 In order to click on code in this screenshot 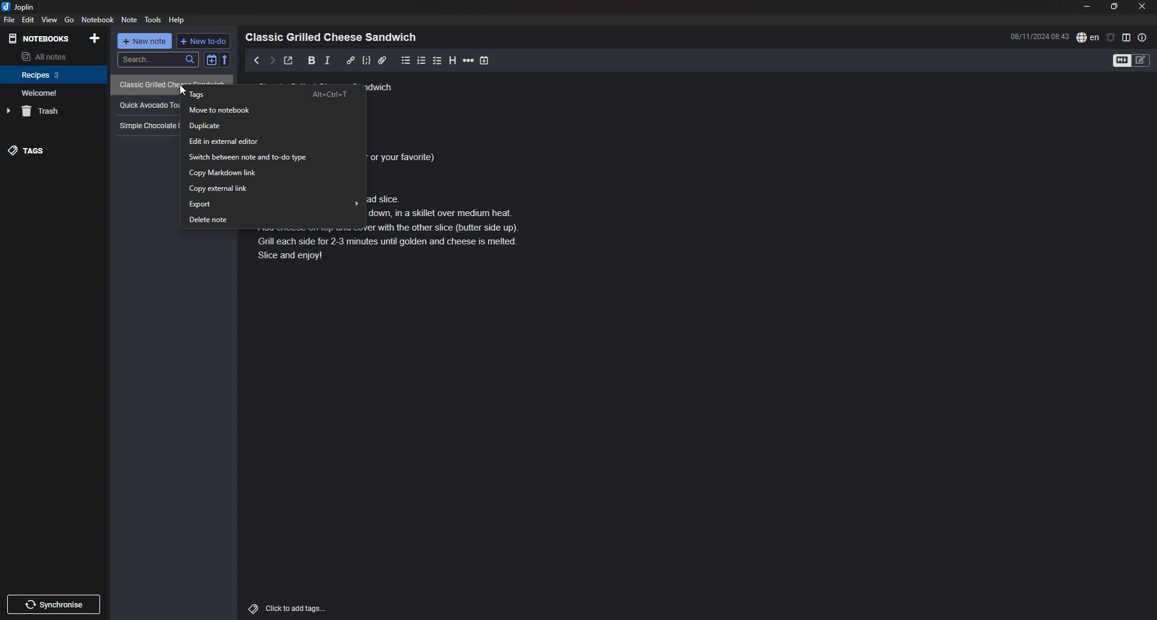, I will do `click(366, 60)`.